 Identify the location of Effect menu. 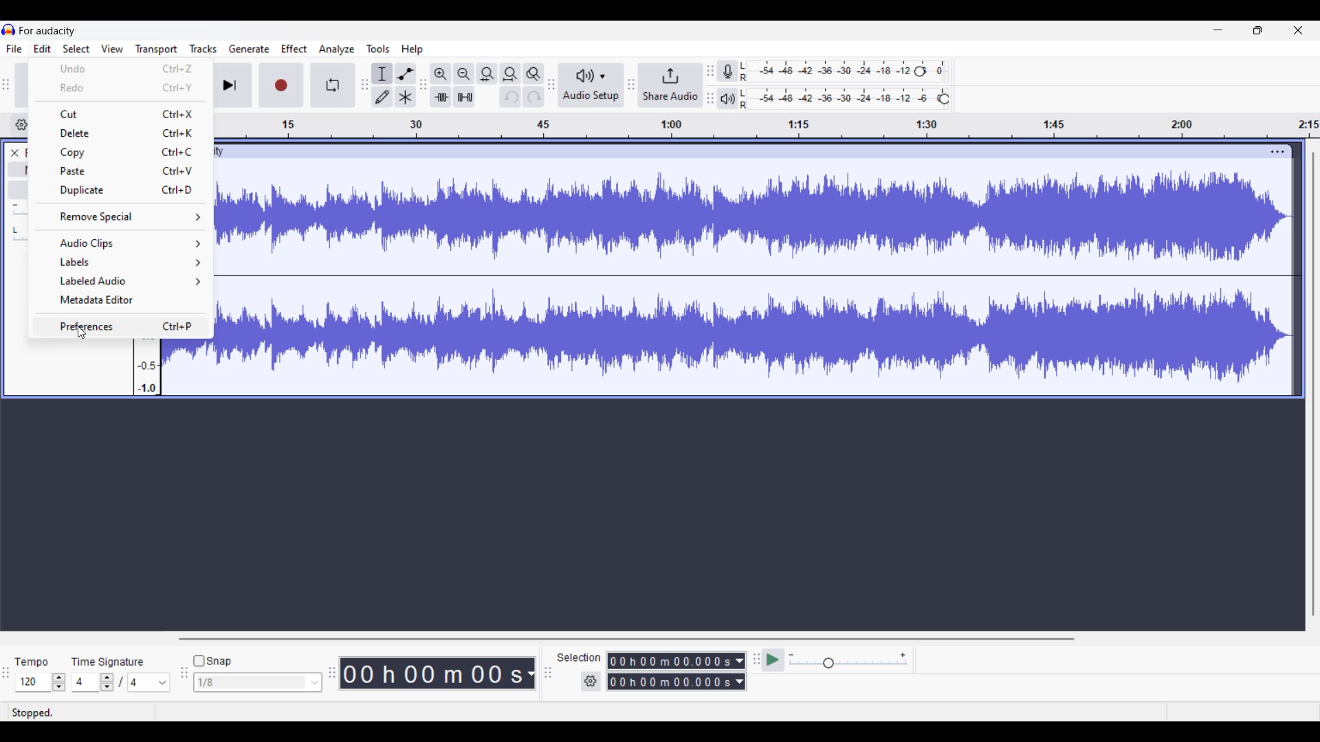
(294, 49).